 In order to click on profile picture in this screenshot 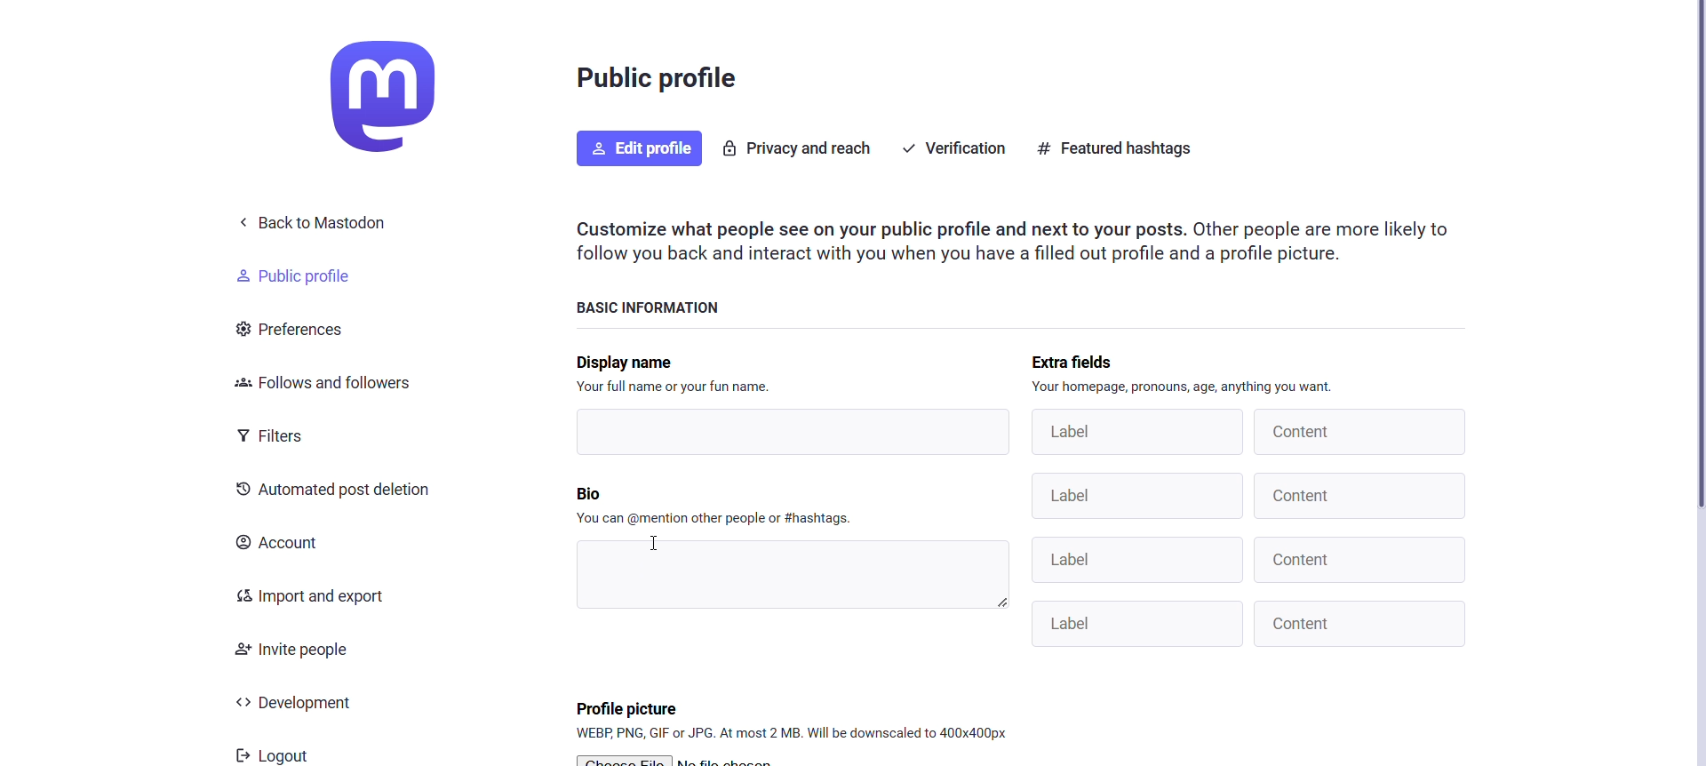, I will do `click(626, 706)`.